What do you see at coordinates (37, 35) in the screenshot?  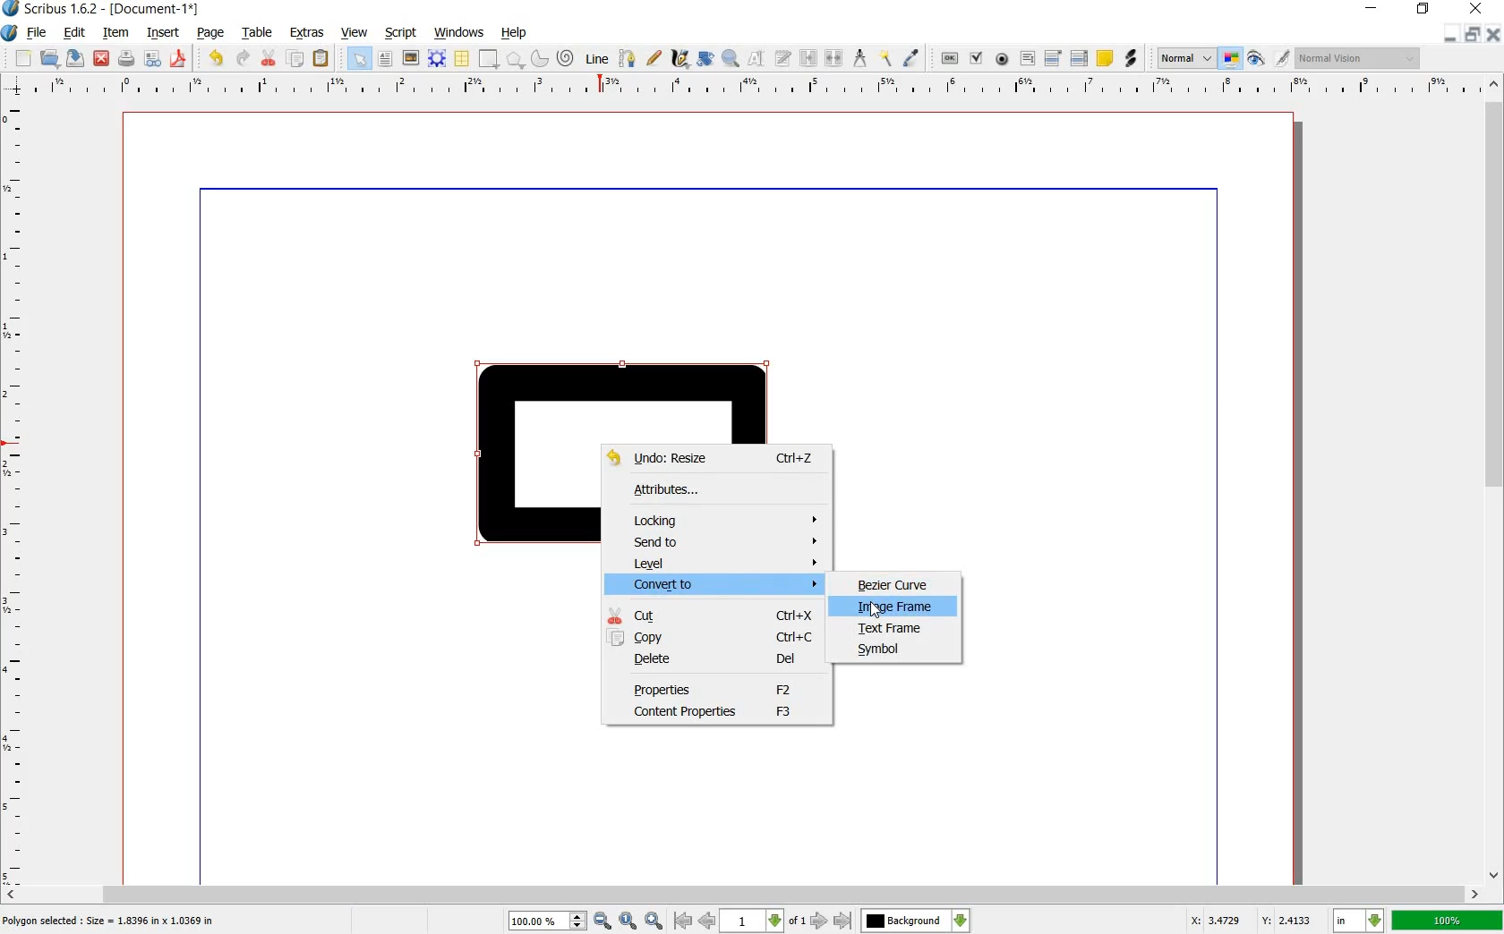 I see `file` at bounding box center [37, 35].